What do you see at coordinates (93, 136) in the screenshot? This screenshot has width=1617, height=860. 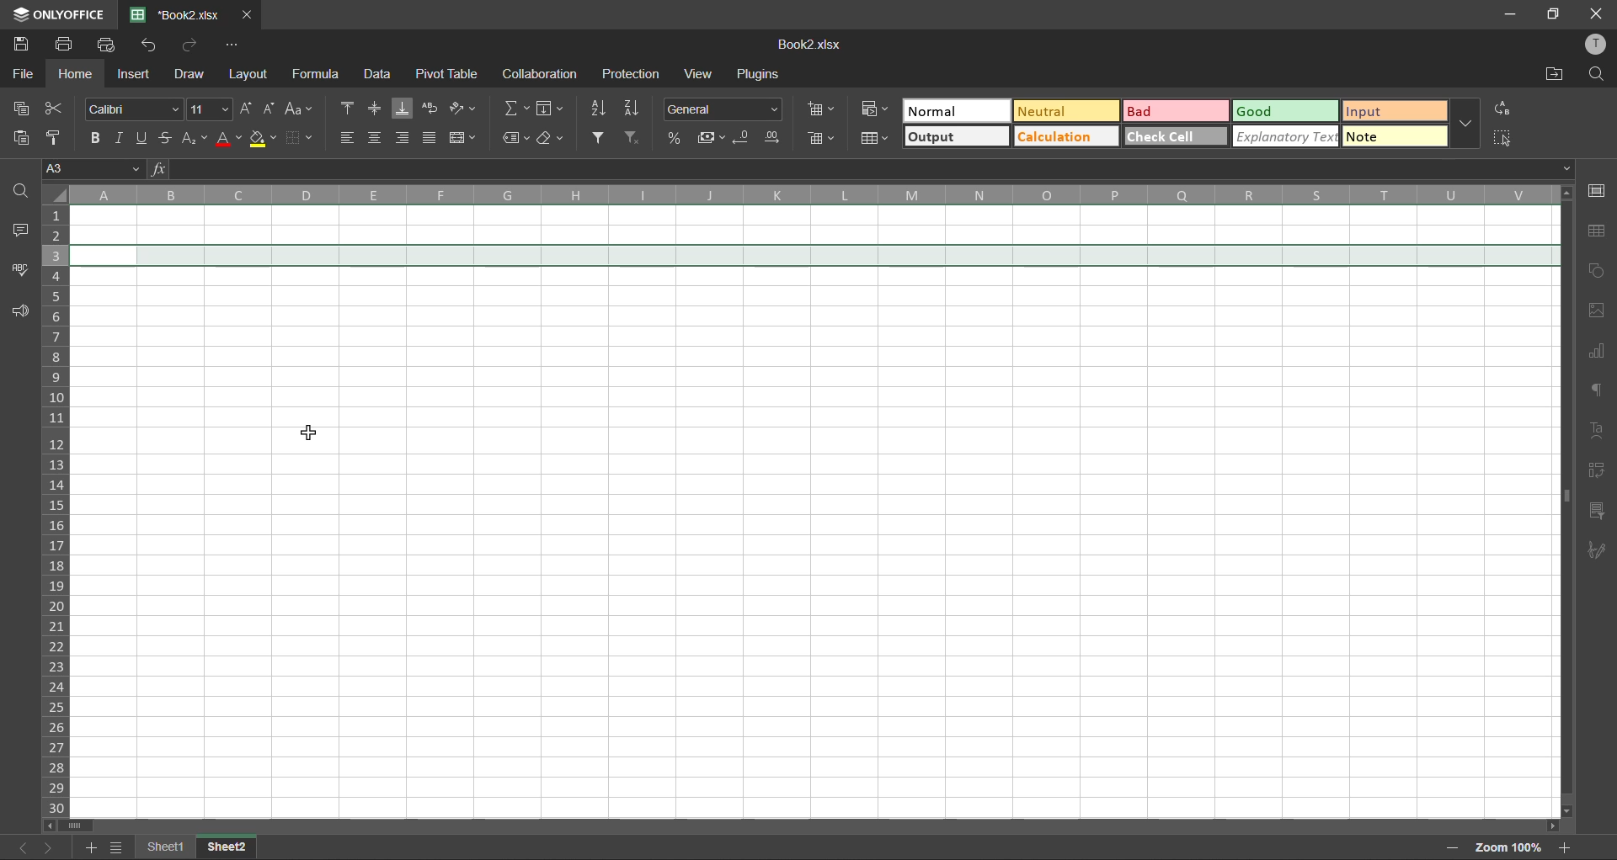 I see `bold` at bounding box center [93, 136].